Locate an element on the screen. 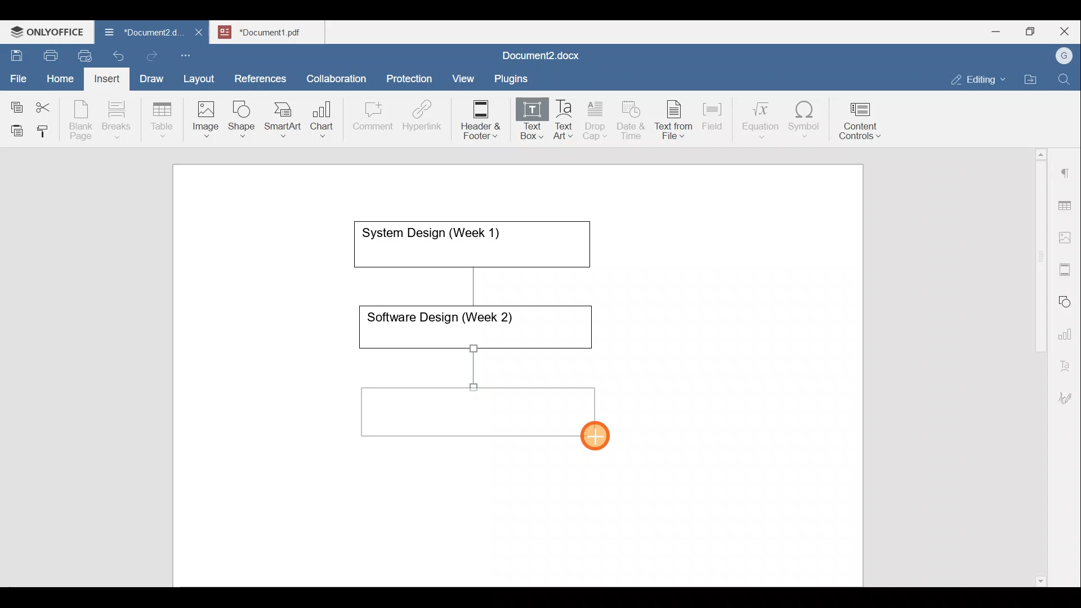 This screenshot has height=608, width=1081. Content controls is located at coordinates (862, 124).